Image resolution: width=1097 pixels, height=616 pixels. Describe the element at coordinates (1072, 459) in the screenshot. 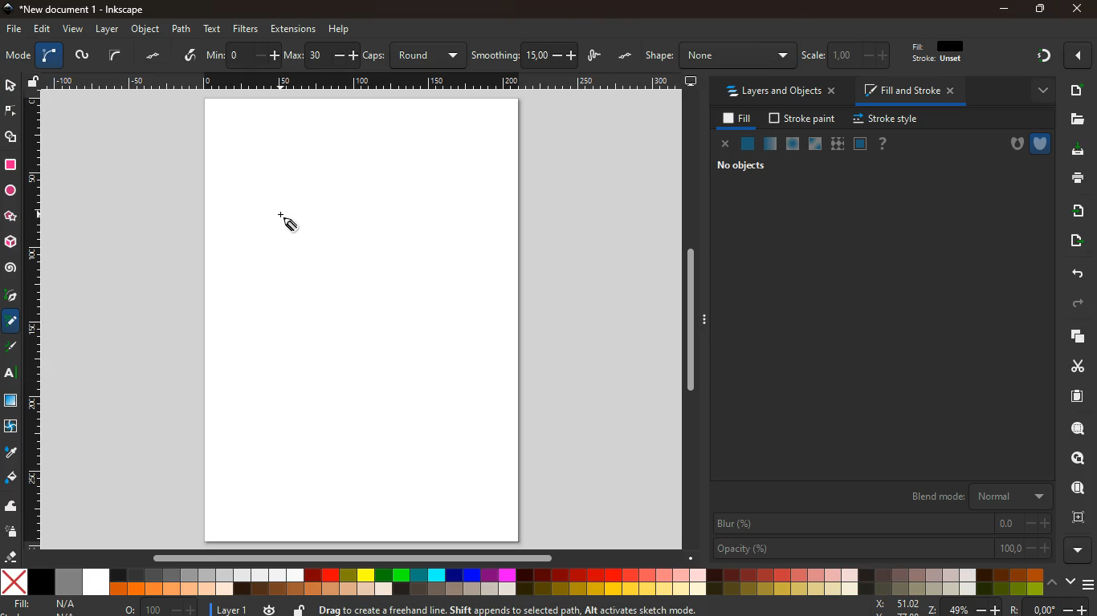

I see `find` at that location.